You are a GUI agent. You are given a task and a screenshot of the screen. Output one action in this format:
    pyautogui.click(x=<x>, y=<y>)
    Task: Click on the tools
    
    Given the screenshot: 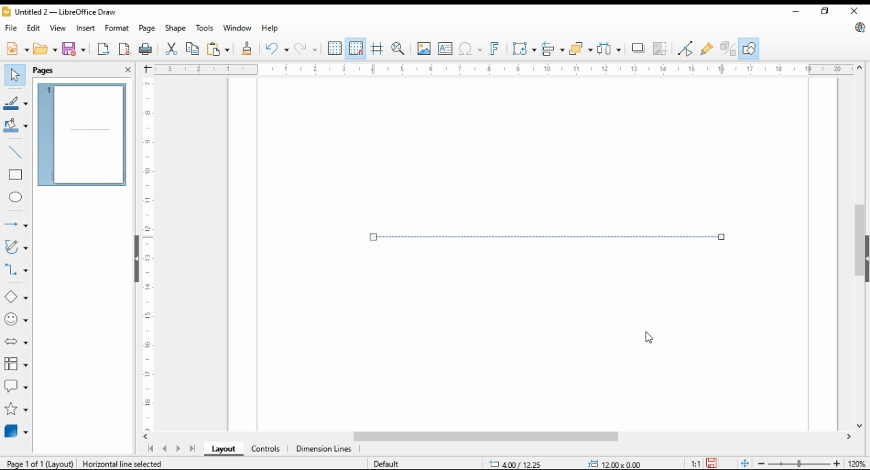 What is the action you would take?
    pyautogui.click(x=204, y=28)
    